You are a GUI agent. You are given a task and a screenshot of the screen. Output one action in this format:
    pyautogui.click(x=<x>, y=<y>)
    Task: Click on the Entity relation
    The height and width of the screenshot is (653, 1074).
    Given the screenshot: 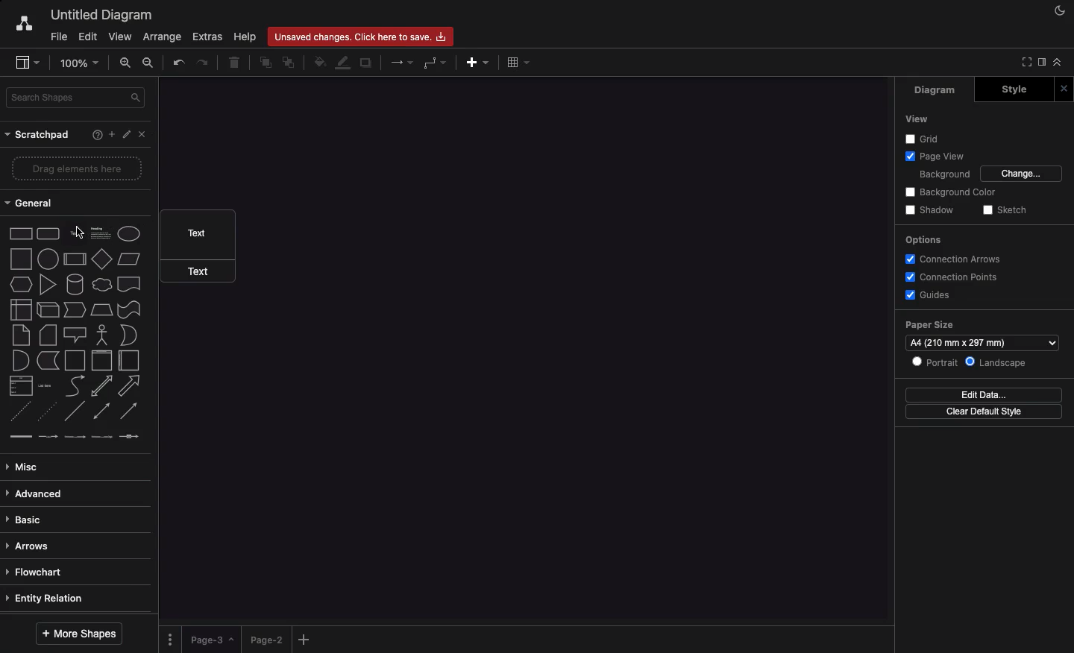 What is the action you would take?
    pyautogui.click(x=47, y=599)
    